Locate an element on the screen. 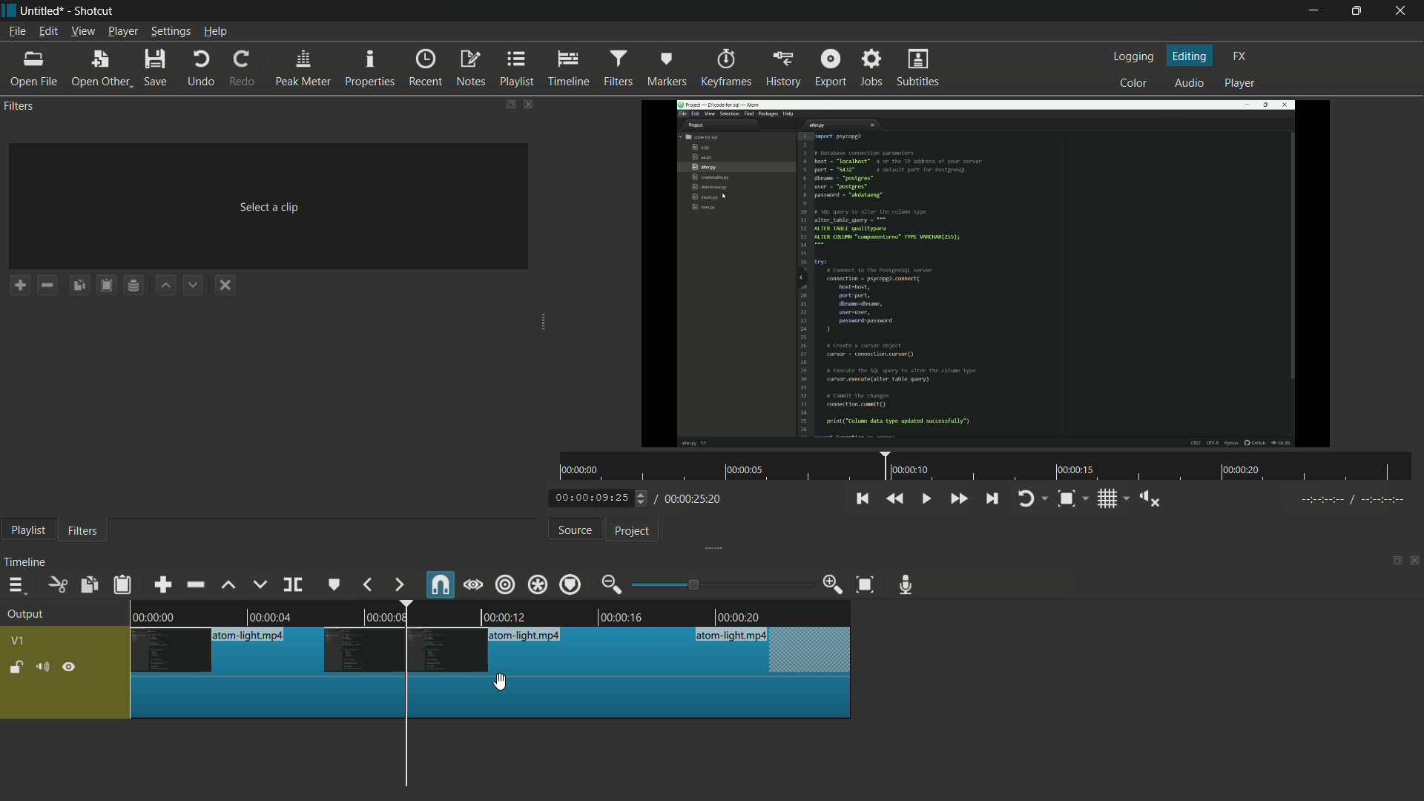 The height and width of the screenshot is (801, 1424). peak meter is located at coordinates (303, 69).